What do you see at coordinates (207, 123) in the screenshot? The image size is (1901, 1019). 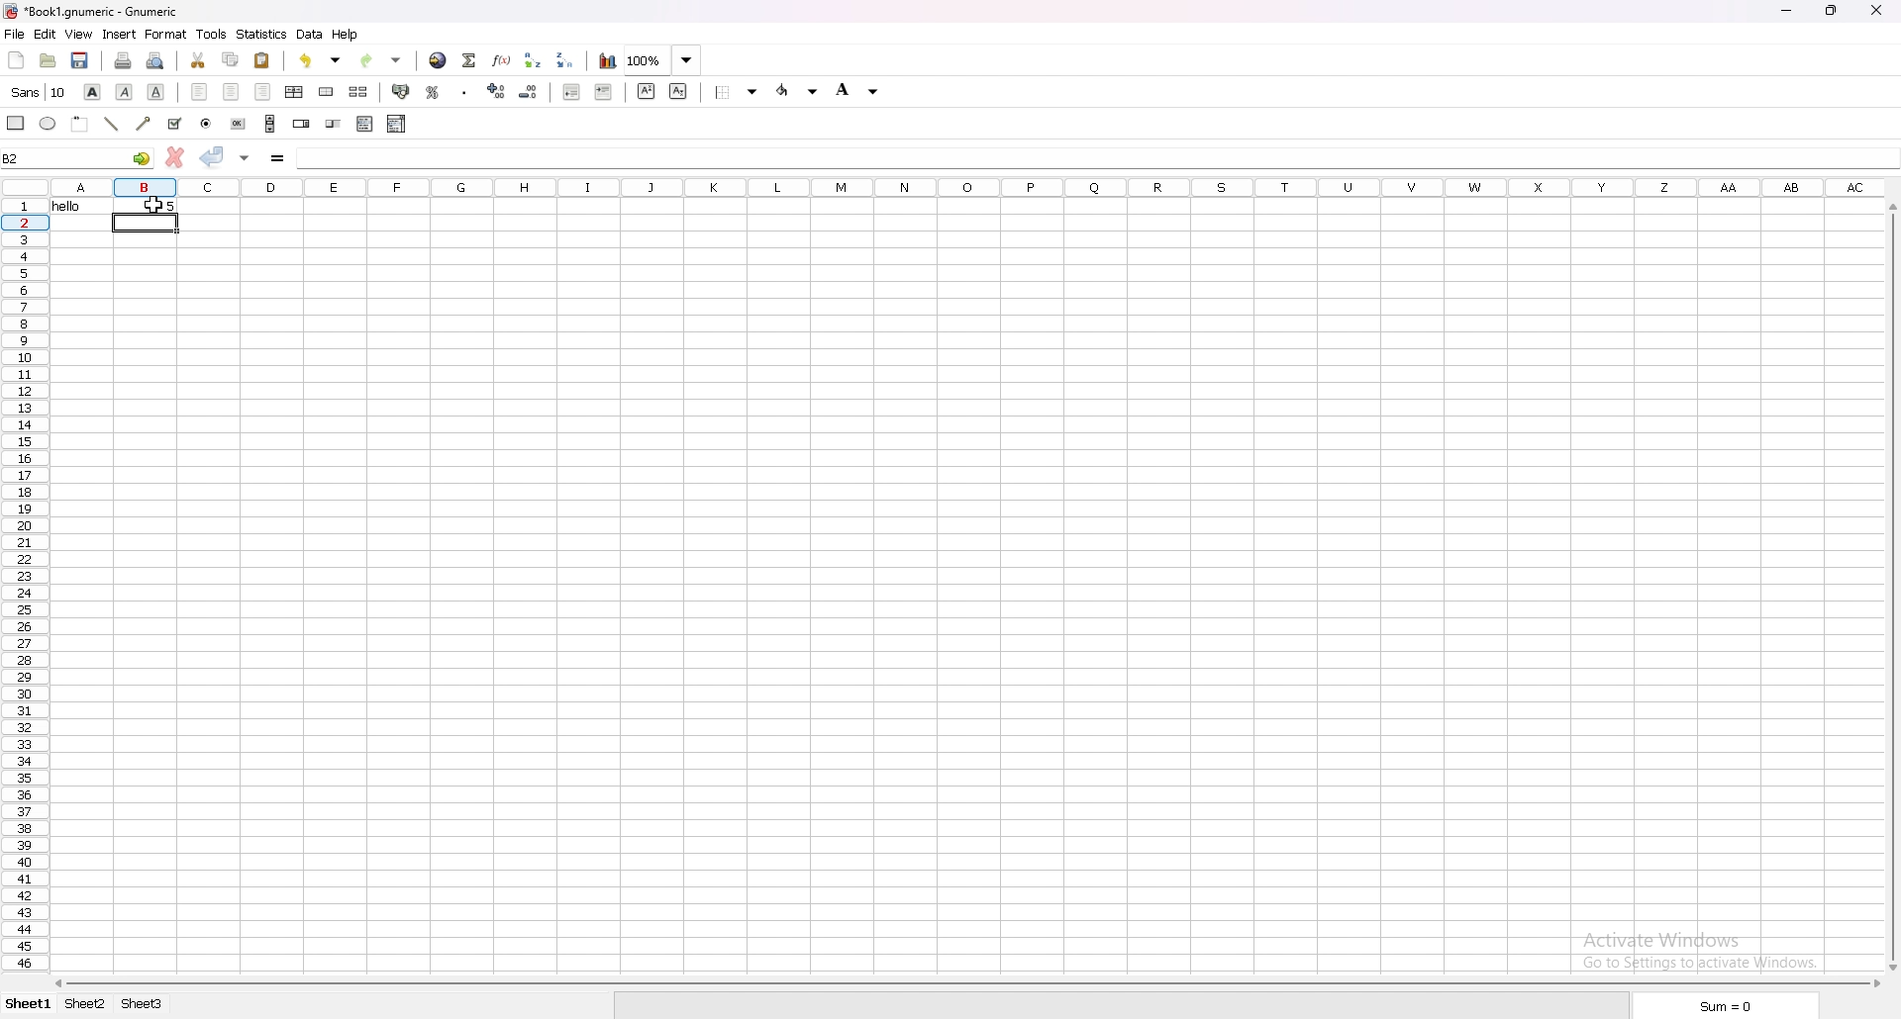 I see `create radio button` at bounding box center [207, 123].